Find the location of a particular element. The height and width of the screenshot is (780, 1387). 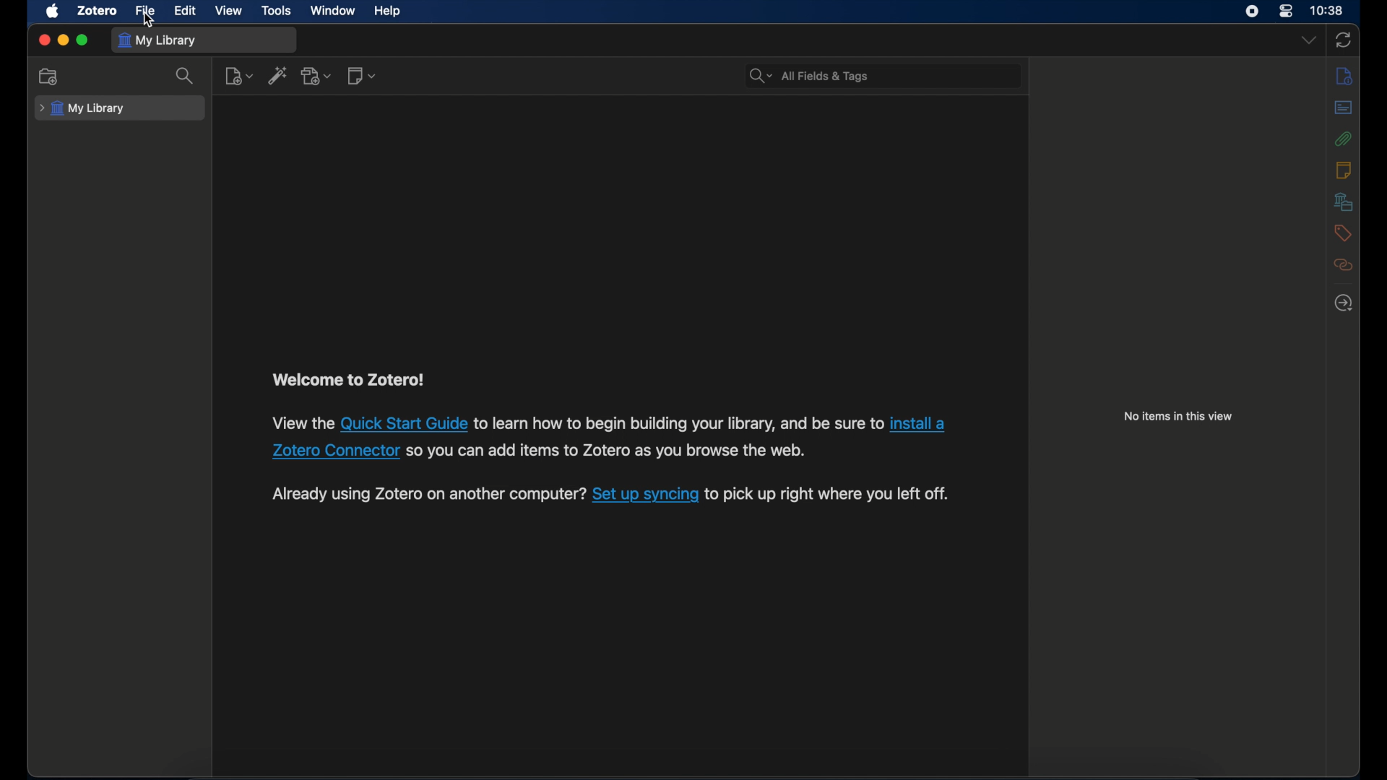

view is located at coordinates (229, 11).